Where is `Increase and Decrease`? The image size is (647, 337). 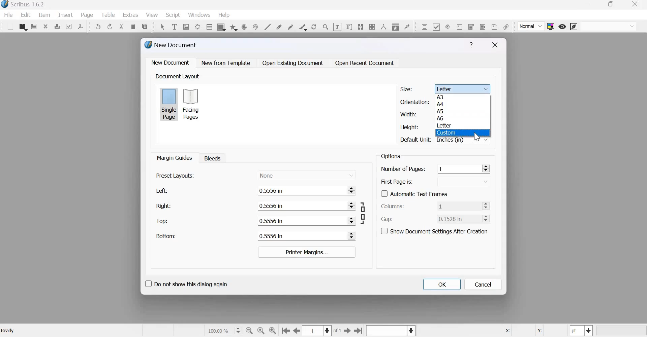 Increase and Decrease is located at coordinates (488, 205).